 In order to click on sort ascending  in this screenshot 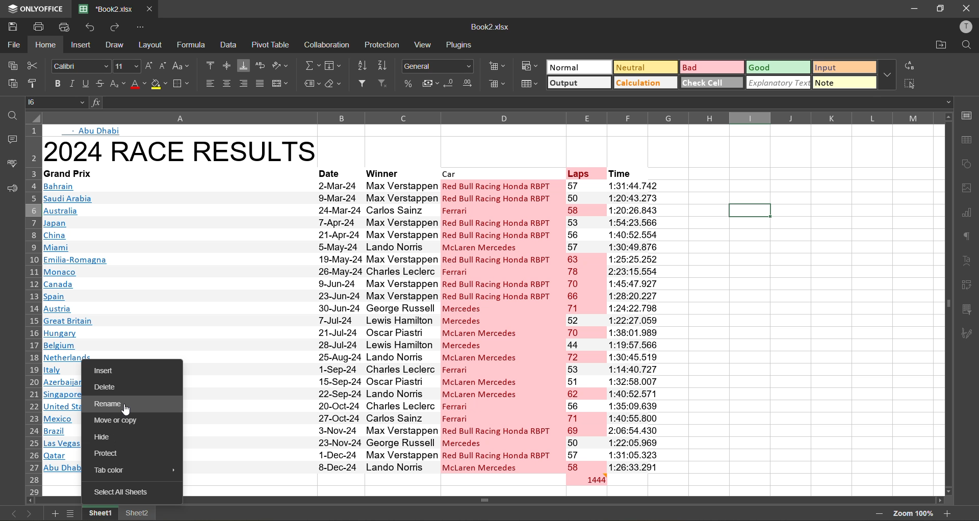, I will do `click(365, 67)`.